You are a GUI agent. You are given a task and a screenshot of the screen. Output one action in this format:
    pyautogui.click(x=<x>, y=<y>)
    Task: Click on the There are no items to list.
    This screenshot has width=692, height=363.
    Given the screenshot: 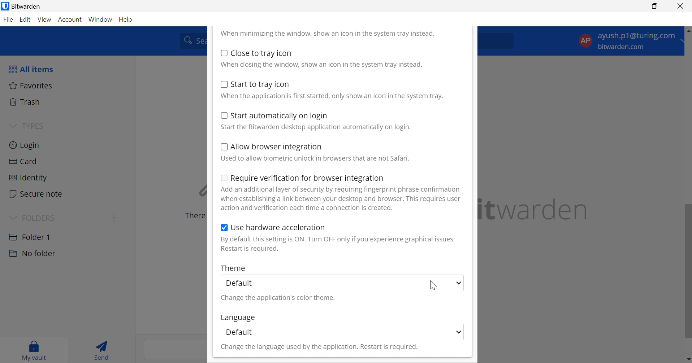 What is the action you would take?
    pyautogui.click(x=193, y=216)
    